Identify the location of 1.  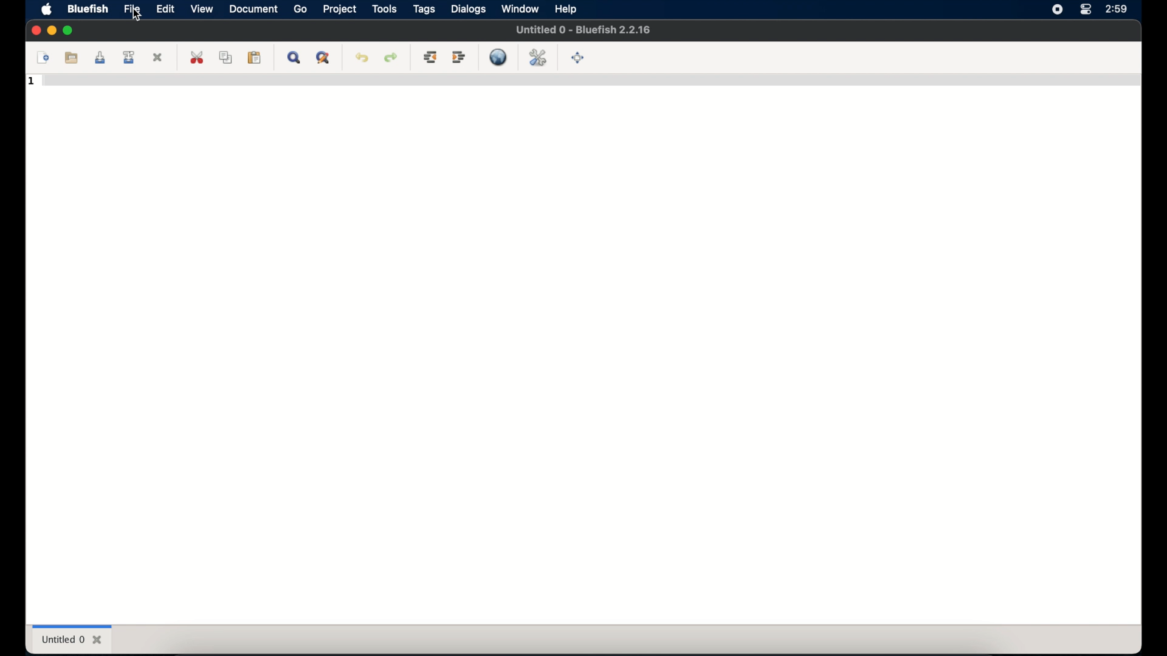
(32, 81).